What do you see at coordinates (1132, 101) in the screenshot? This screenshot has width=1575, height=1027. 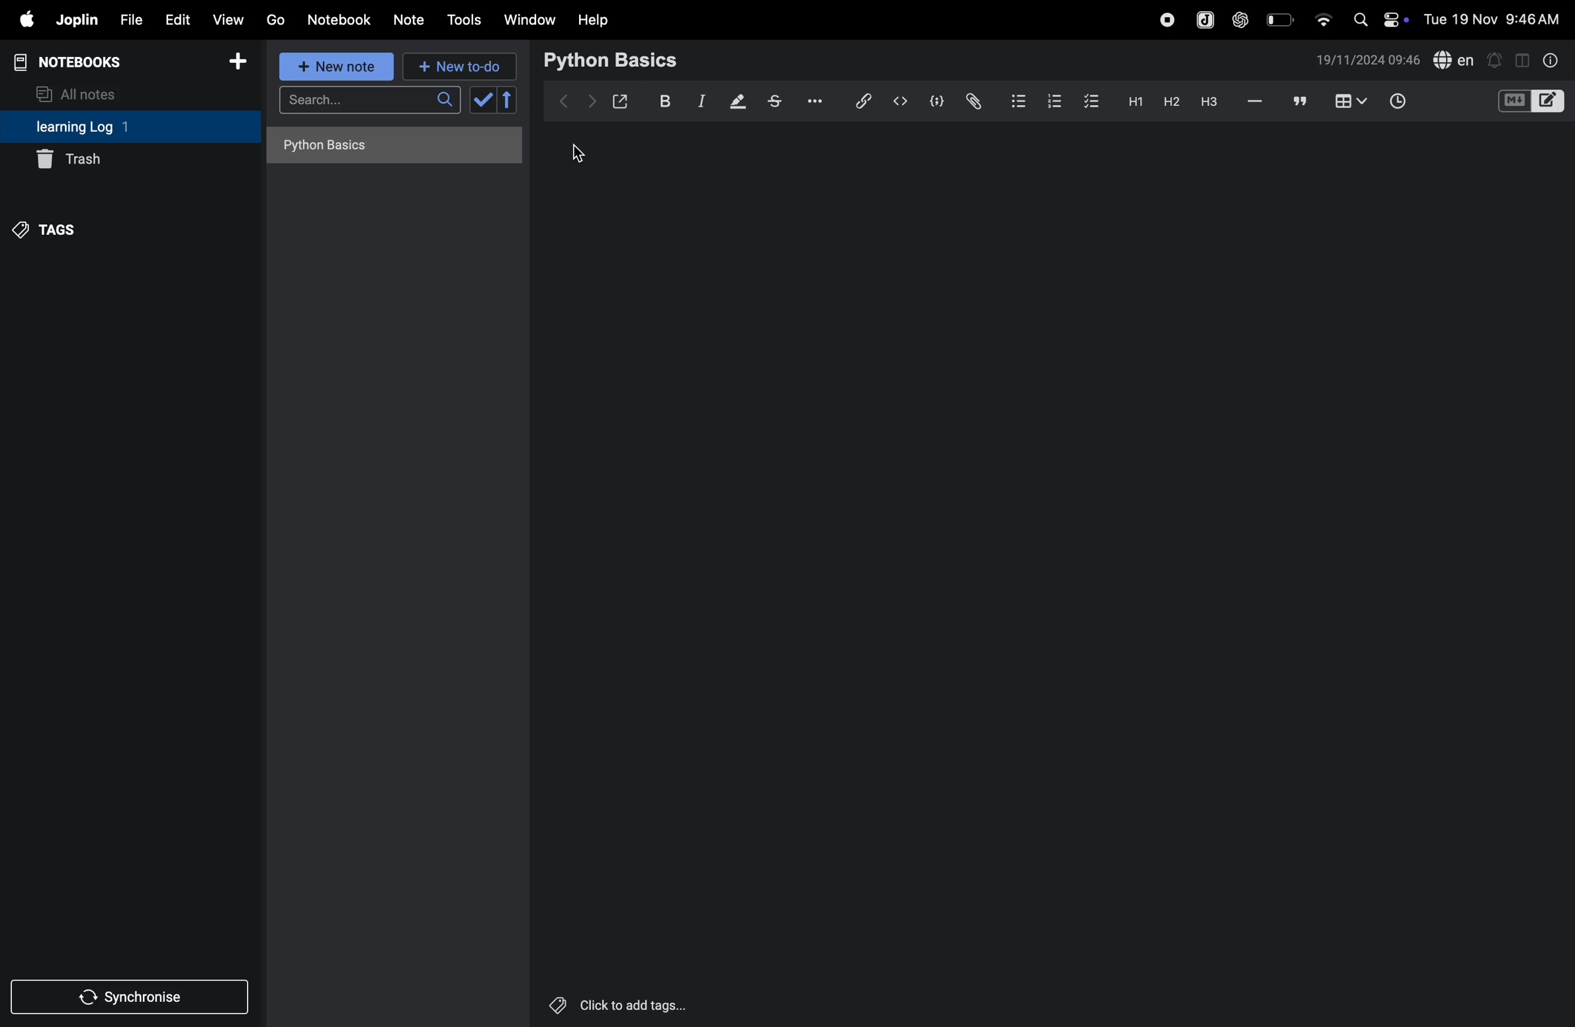 I see `h1` at bounding box center [1132, 101].